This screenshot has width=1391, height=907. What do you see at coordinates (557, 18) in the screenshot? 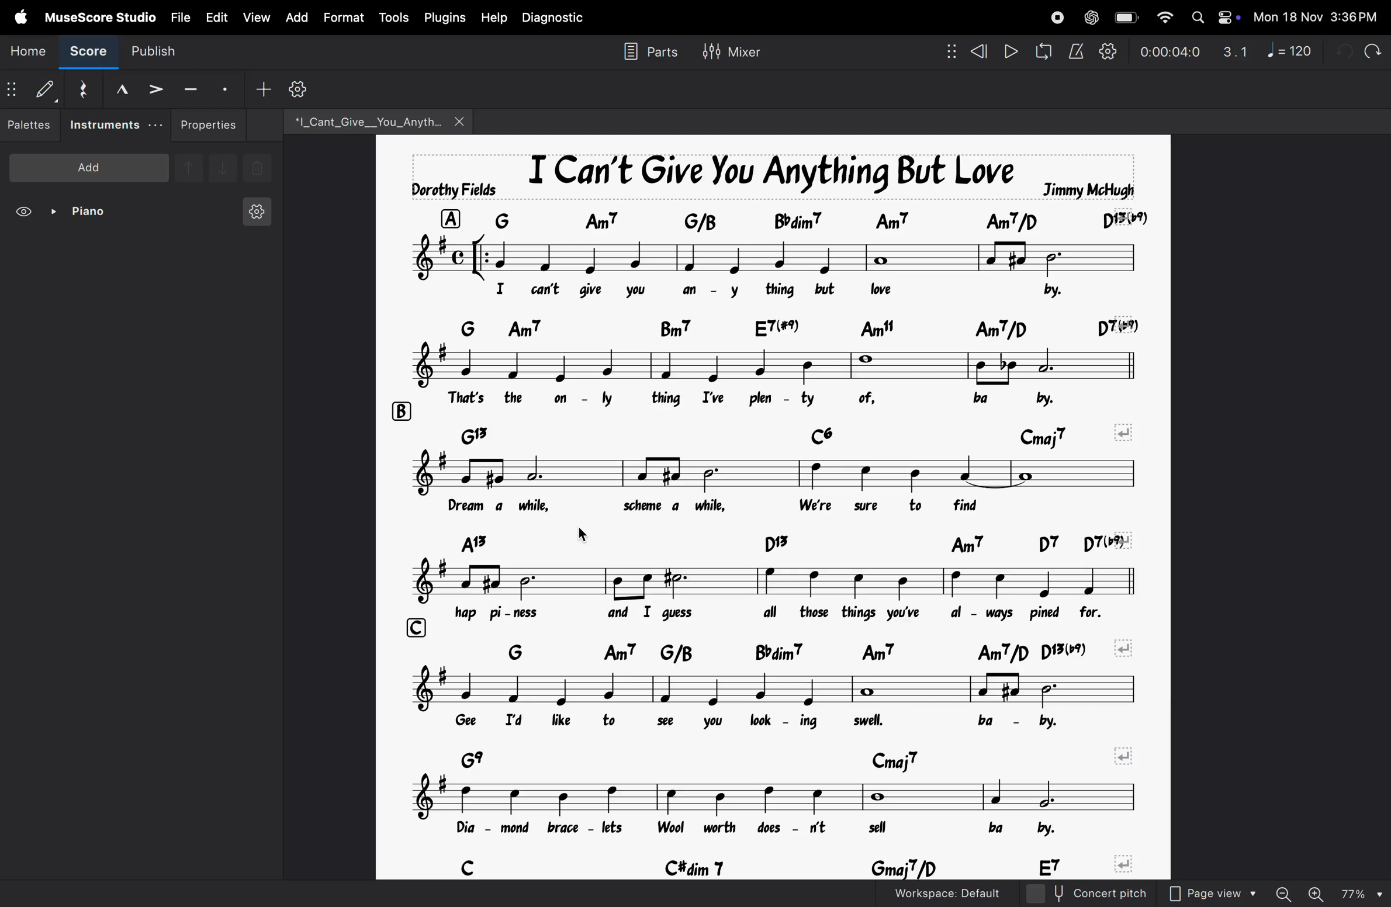
I see `diagnostic` at bounding box center [557, 18].